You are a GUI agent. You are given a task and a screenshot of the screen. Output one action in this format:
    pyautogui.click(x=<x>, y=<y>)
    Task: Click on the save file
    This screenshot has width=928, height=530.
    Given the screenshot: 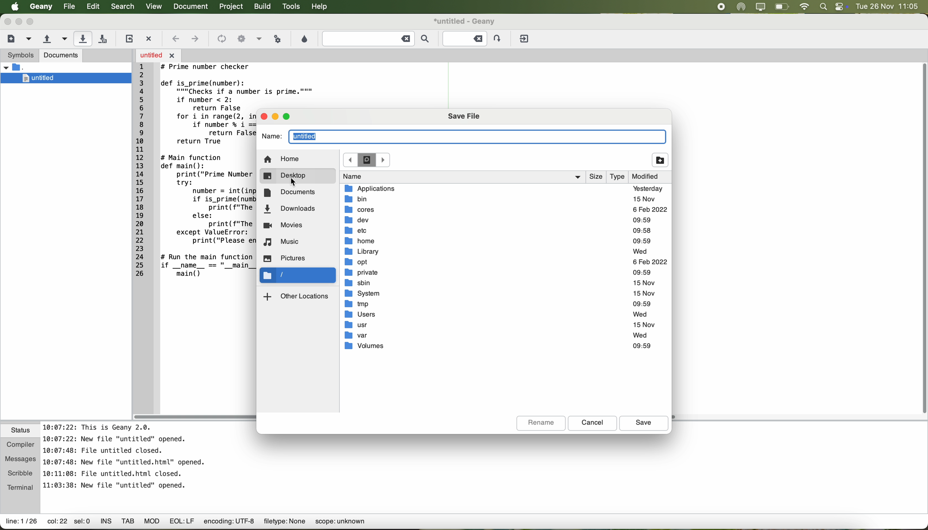 What is the action you would take?
    pyautogui.click(x=464, y=116)
    